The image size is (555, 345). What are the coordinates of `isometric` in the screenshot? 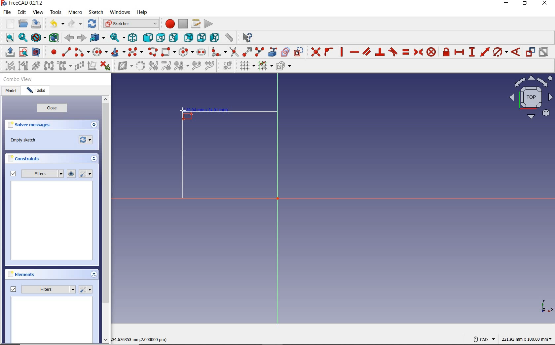 It's located at (132, 38).